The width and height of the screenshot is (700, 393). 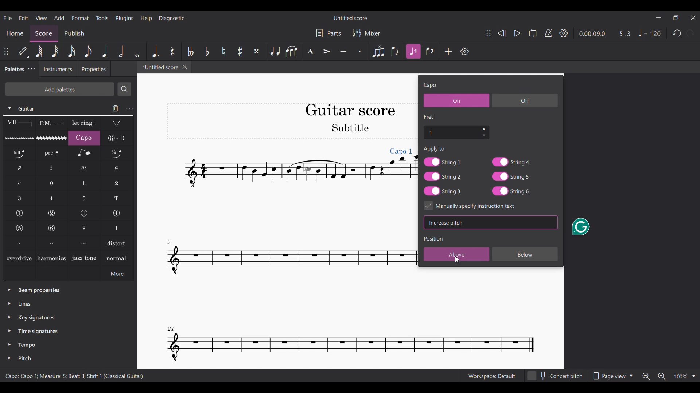 What do you see at coordinates (9, 108) in the screenshot?
I see `Click to collapse ` at bounding box center [9, 108].